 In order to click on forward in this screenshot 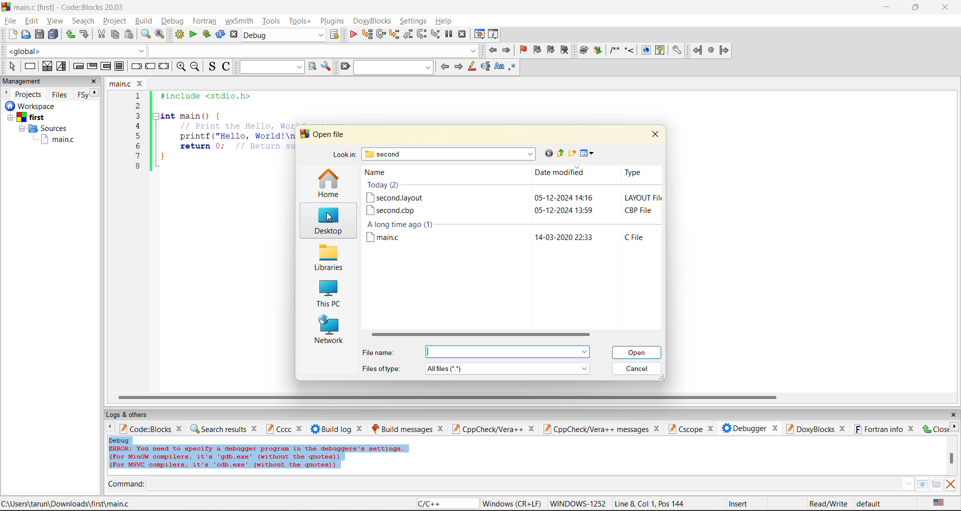, I will do `click(724, 50)`.